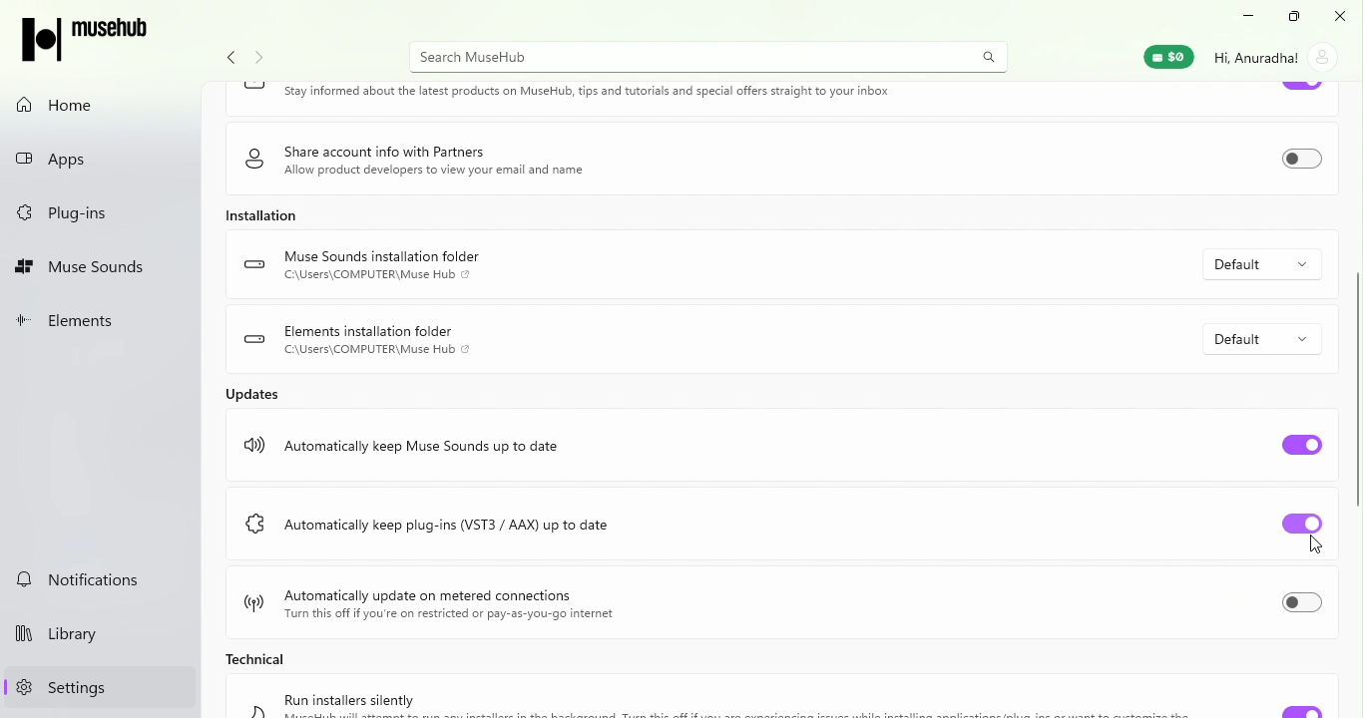  What do you see at coordinates (102, 635) in the screenshot?
I see `Library` at bounding box center [102, 635].